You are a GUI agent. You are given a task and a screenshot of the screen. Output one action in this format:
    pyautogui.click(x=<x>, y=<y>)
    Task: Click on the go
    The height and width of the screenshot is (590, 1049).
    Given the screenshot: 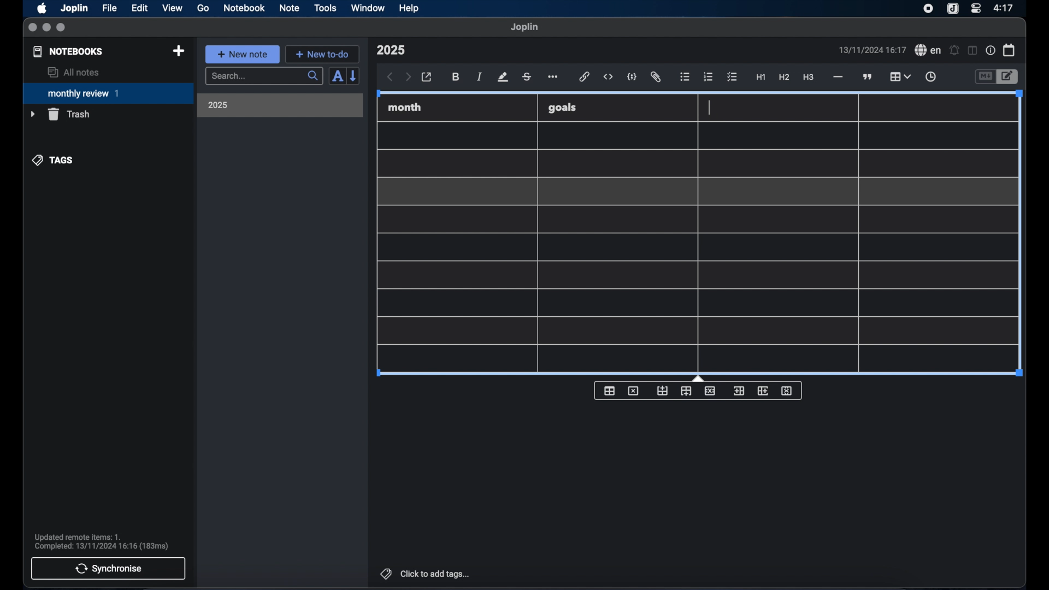 What is the action you would take?
    pyautogui.click(x=203, y=8)
    